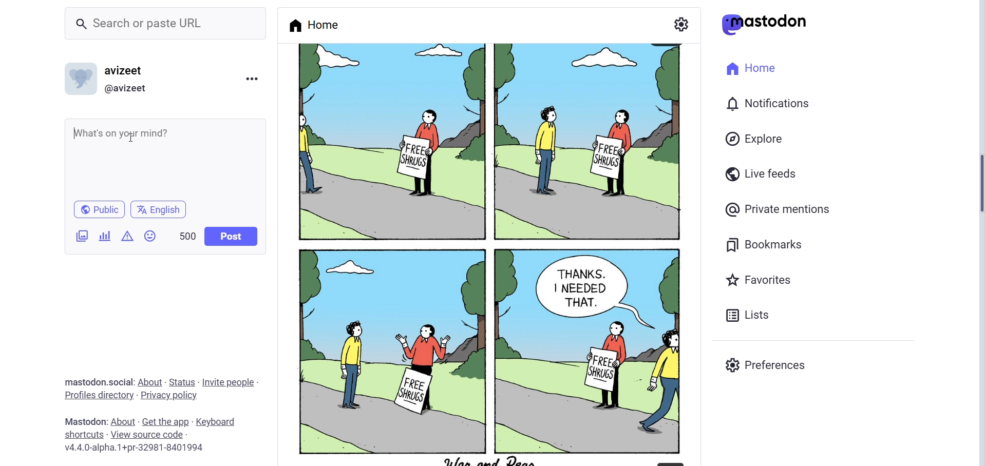 The height and width of the screenshot is (466, 985). Describe the element at coordinates (122, 421) in the screenshot. I see `About` at that location.